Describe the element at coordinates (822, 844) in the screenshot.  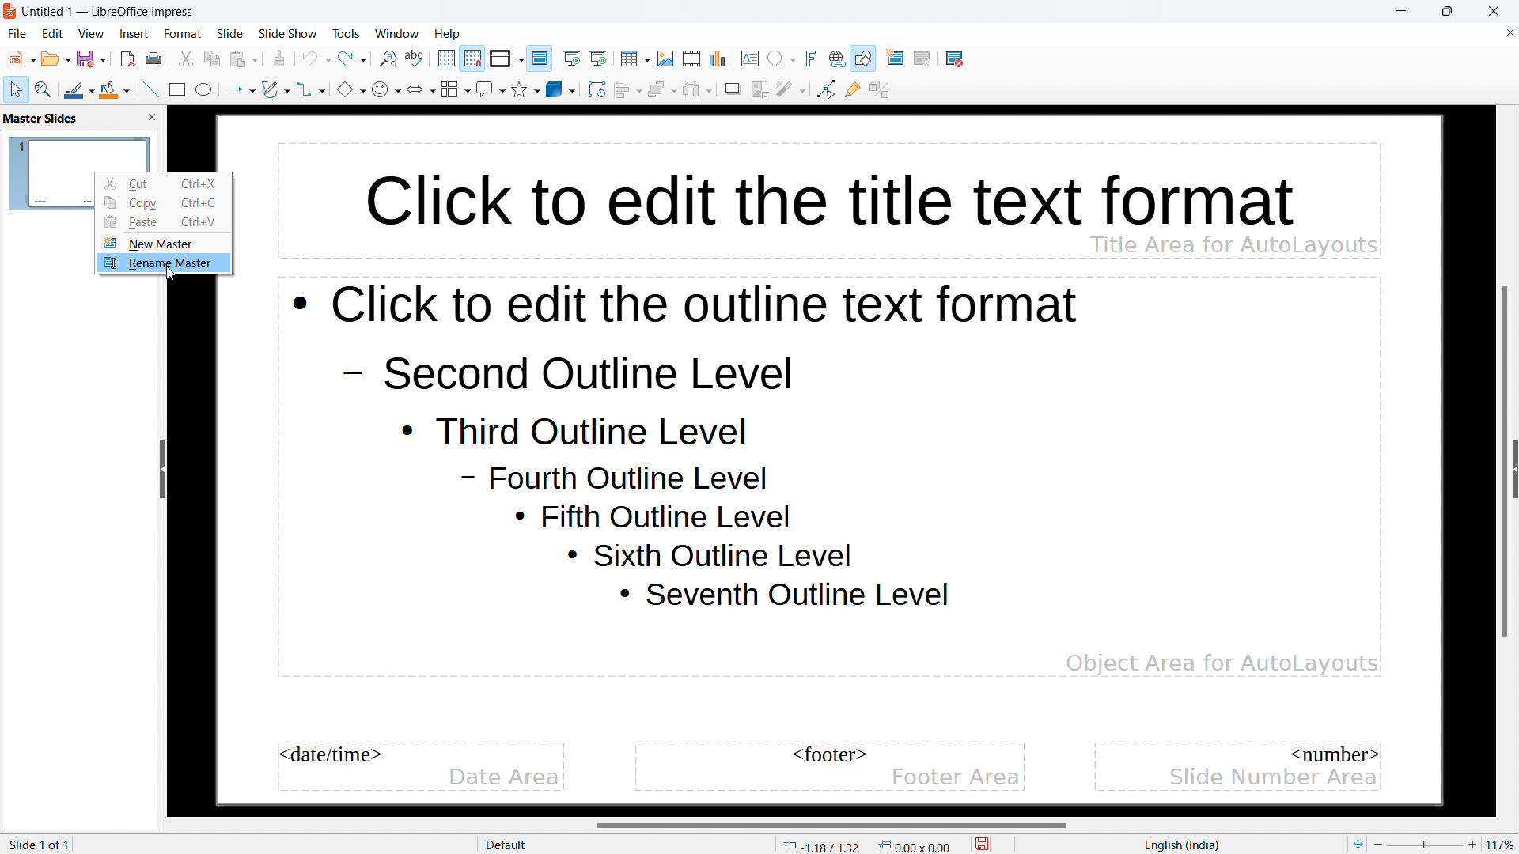
I see `cursor coordinates` at that location.